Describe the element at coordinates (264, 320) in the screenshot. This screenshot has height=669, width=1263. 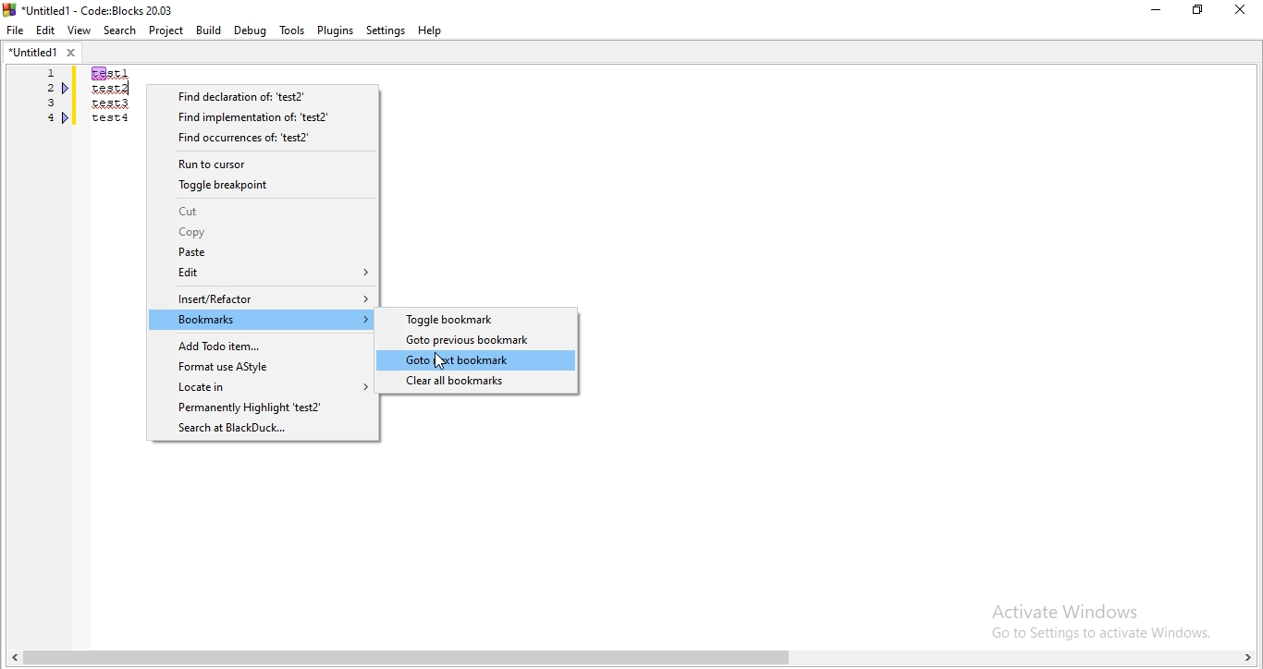
I see `Bookmarks` at that location.